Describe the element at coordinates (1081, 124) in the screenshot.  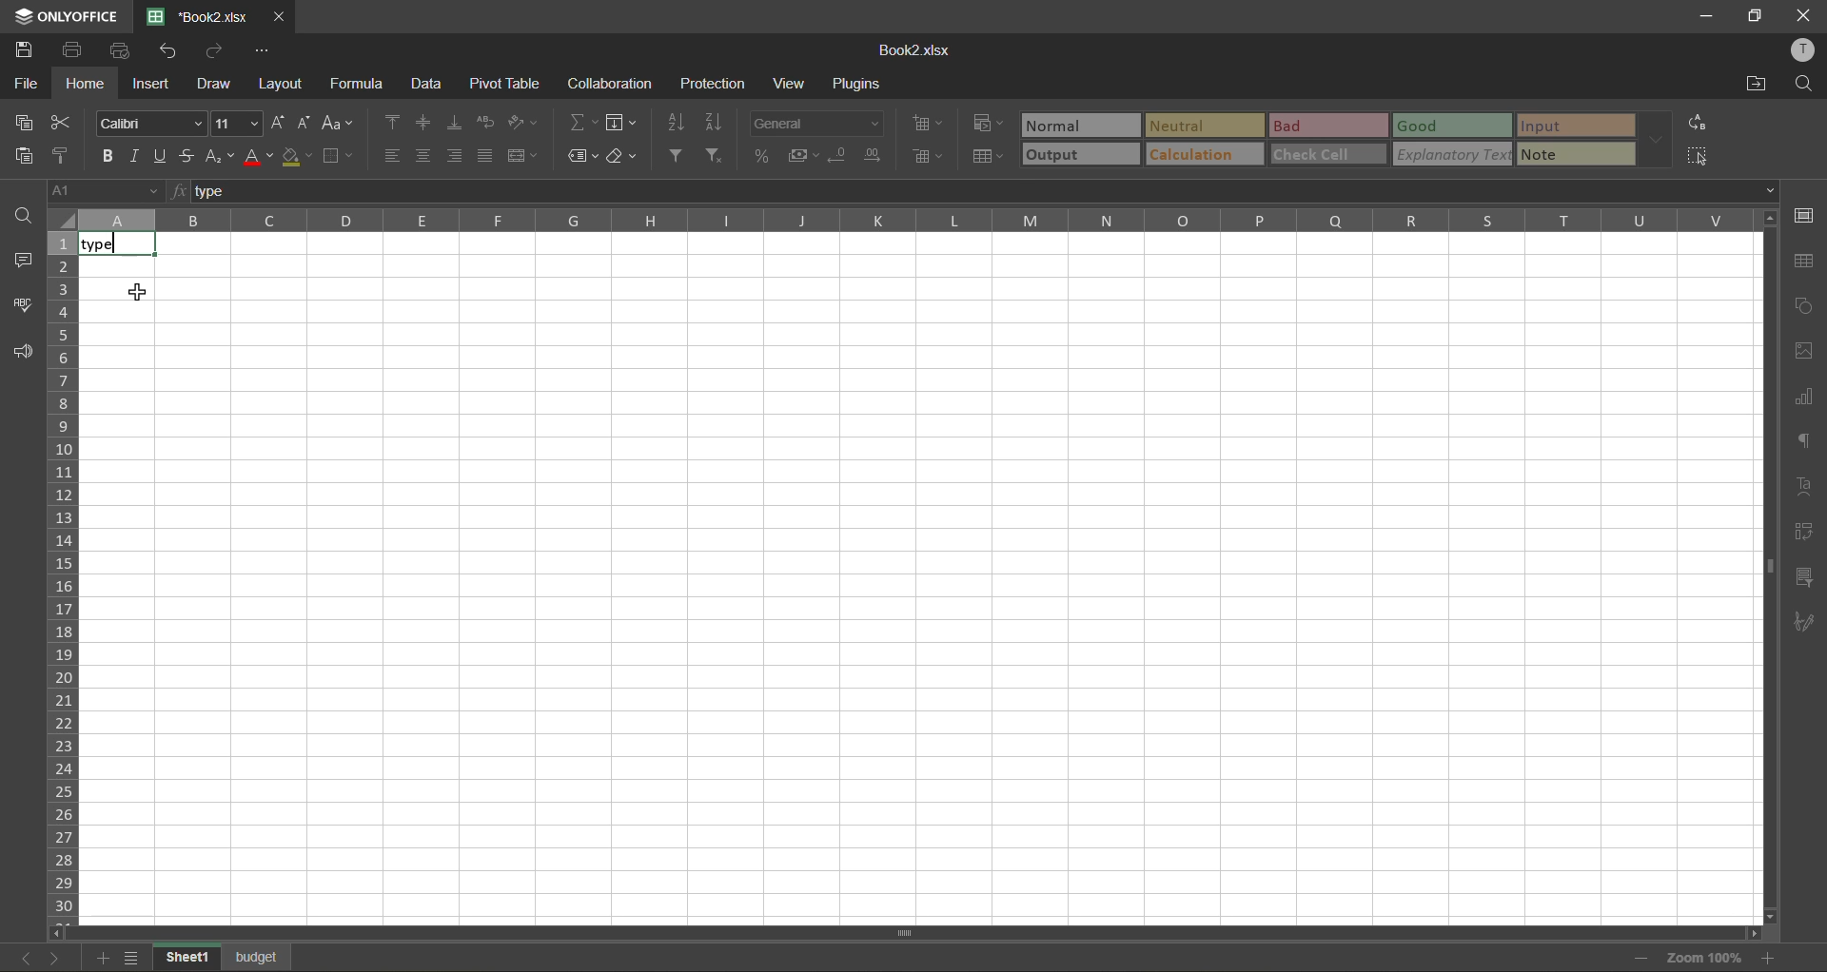
I see `natural ` at that location.